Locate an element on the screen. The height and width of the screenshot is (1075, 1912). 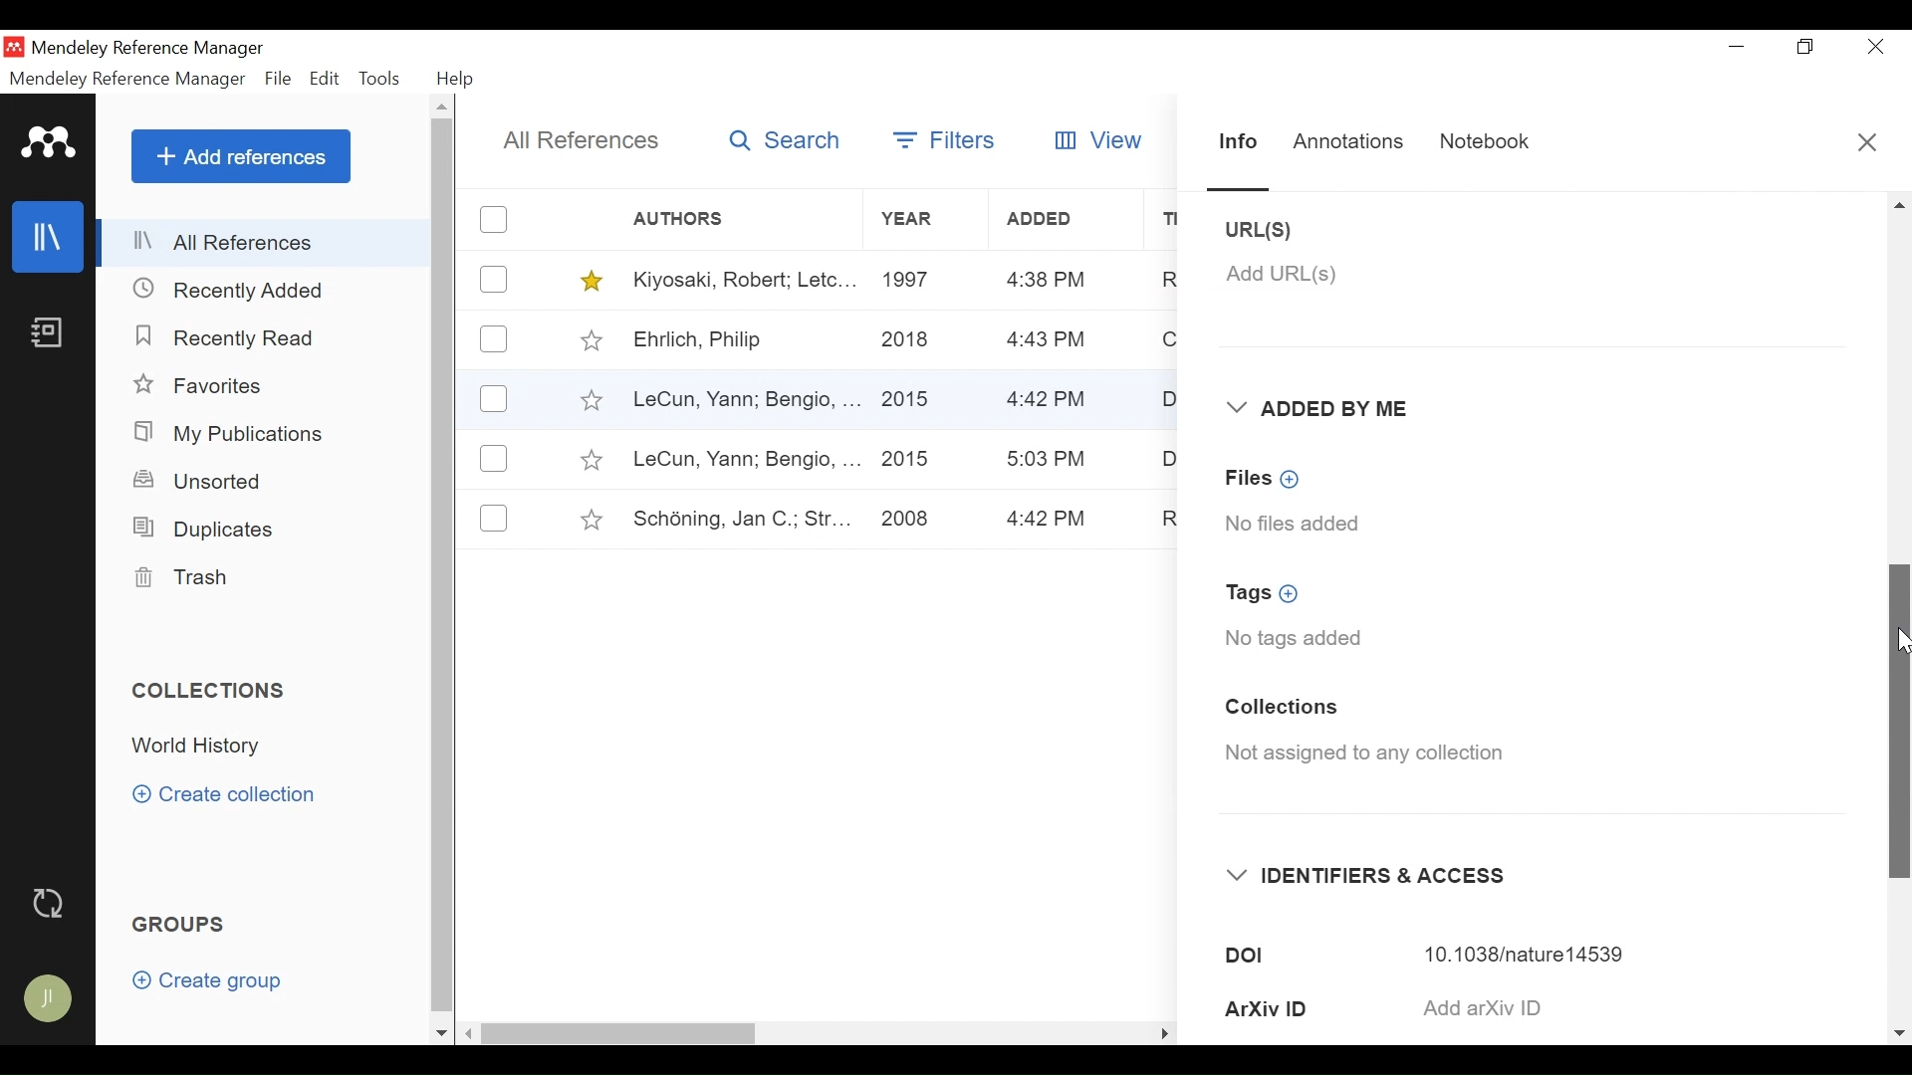
Toggle Favorites is located at coordinates (590, 399).